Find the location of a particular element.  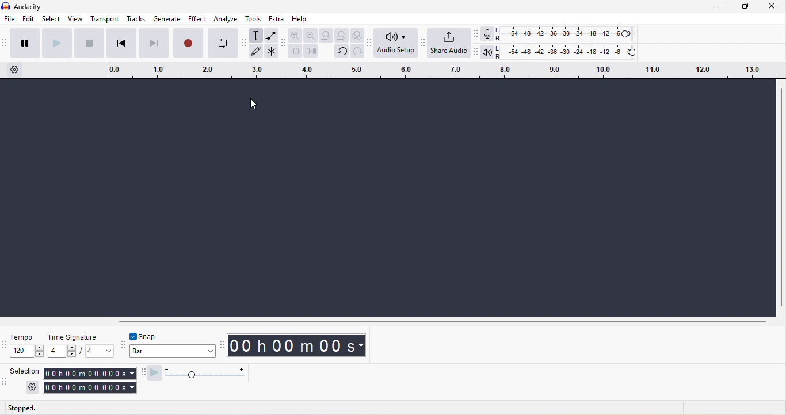

audacity snapping toolbar is located at coordinates (124, 344).